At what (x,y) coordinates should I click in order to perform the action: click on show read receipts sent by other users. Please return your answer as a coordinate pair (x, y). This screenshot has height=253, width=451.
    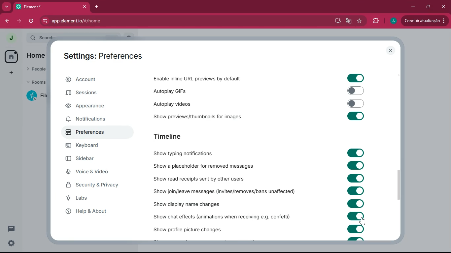
    Looking at the image, I should click on (203, 179).